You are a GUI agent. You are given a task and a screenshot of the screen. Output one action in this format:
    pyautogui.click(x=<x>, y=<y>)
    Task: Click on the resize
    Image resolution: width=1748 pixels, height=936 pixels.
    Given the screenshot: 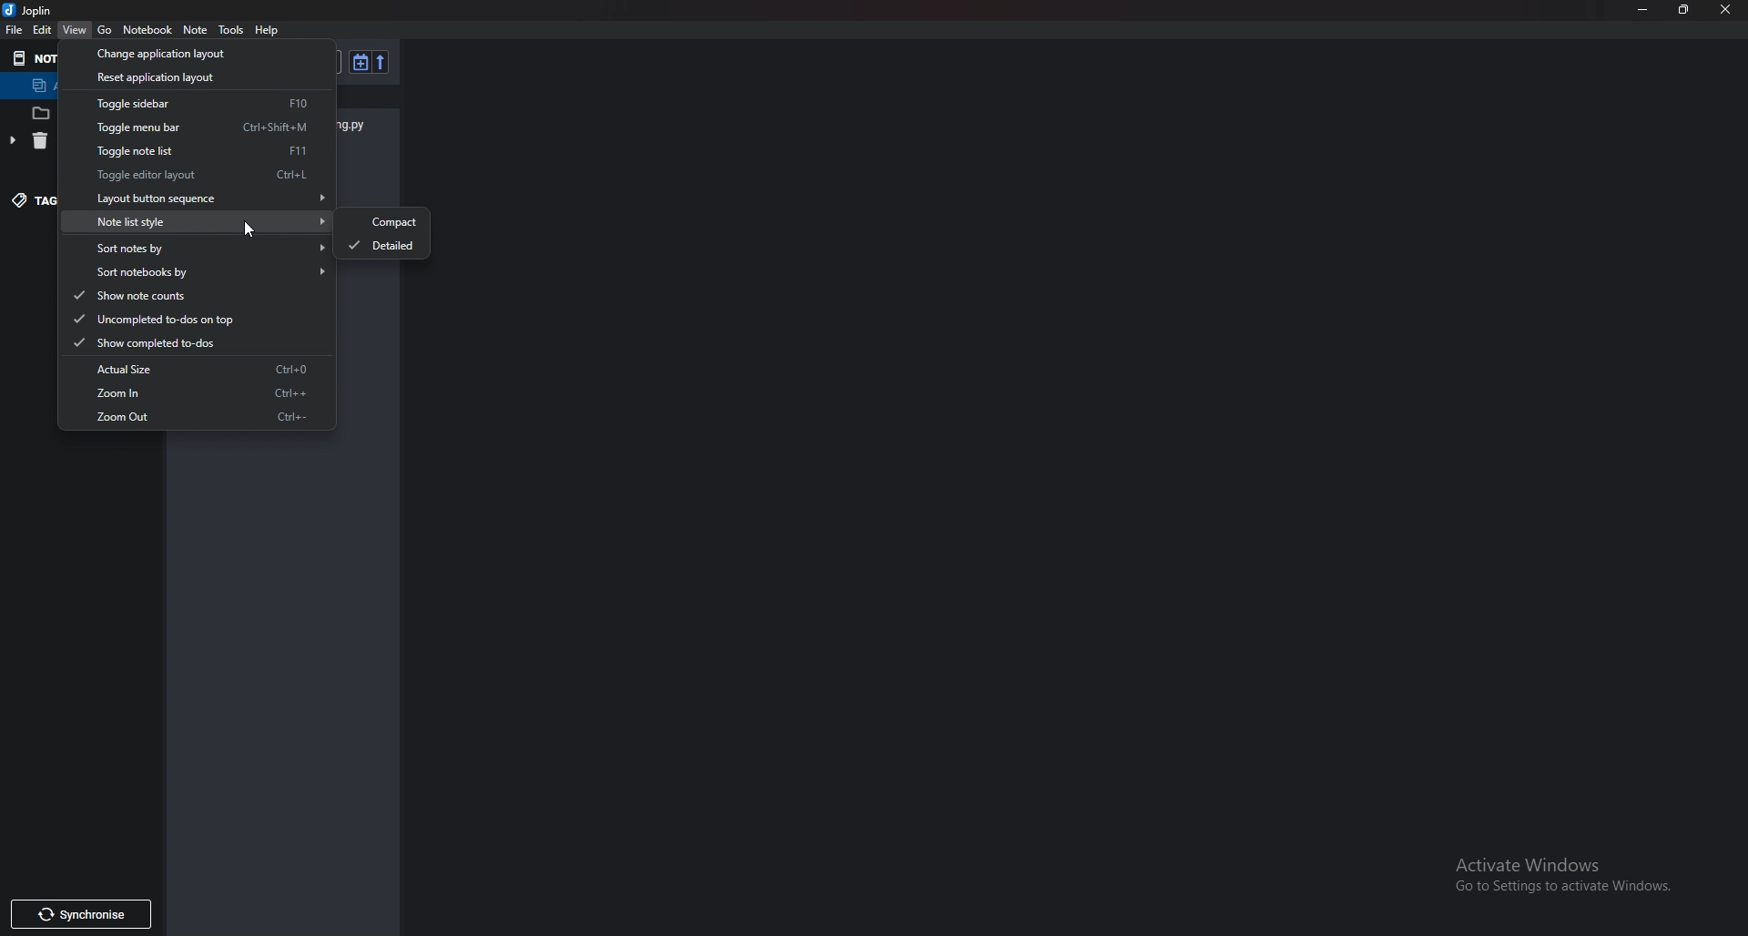 What is the action you would take?
    pyautogui.click(x=1685, y=10)
    